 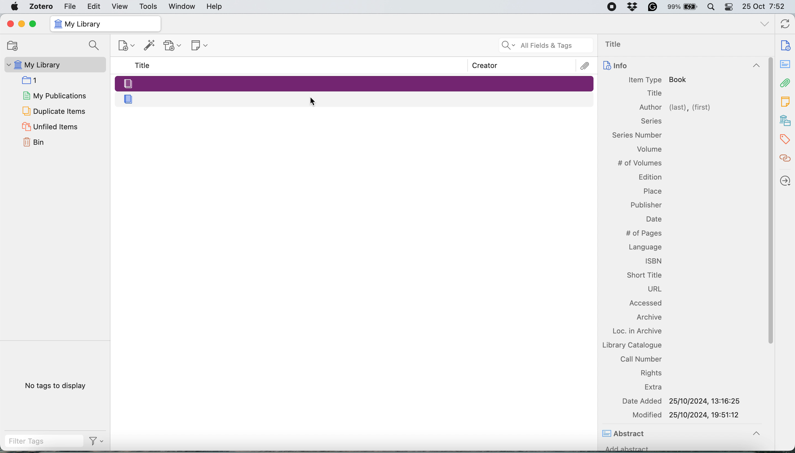 I want to click on Title, so click(x=144, y=66).